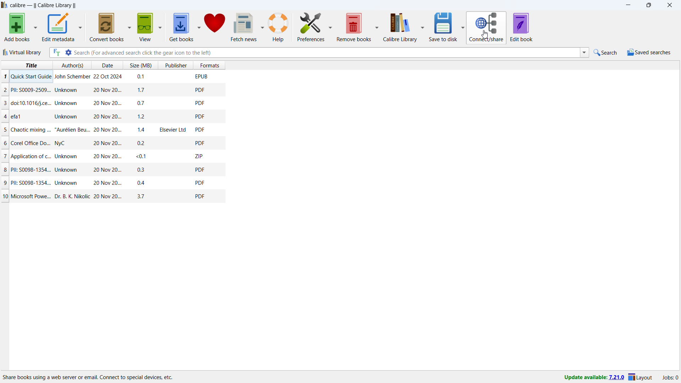 The image size is (681, 383). What do you see at coordinates (628, 5) in the screenshot?
I see `minimize` at bounding box center [628, 5].